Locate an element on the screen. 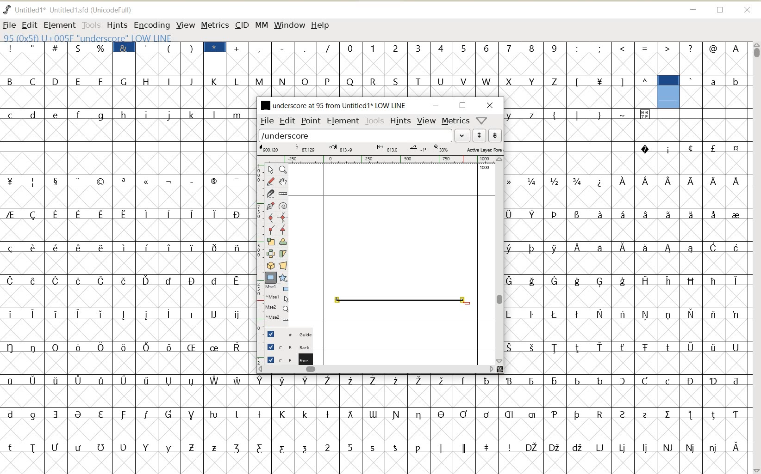 The image size is (761, 474). ELEMENT is located at coordinates (59, 25).